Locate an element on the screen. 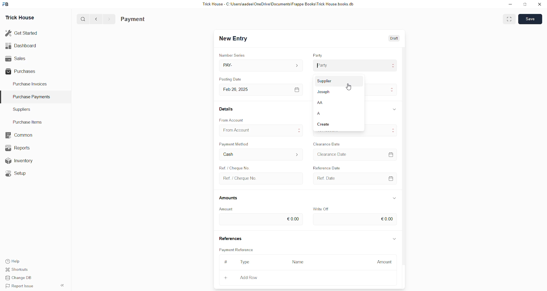 This screenshot has height=291, width=547. €0.00 is located at coordinates (260, 220).